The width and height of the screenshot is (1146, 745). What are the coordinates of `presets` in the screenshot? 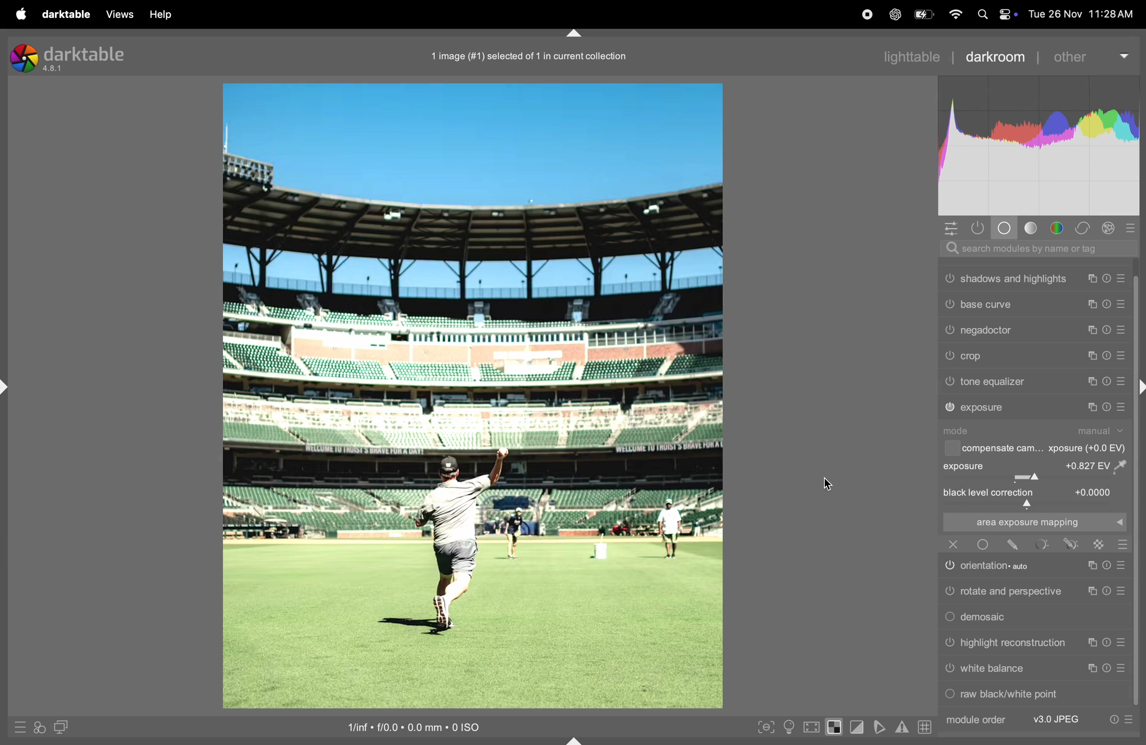 It's located at (1133, 227).